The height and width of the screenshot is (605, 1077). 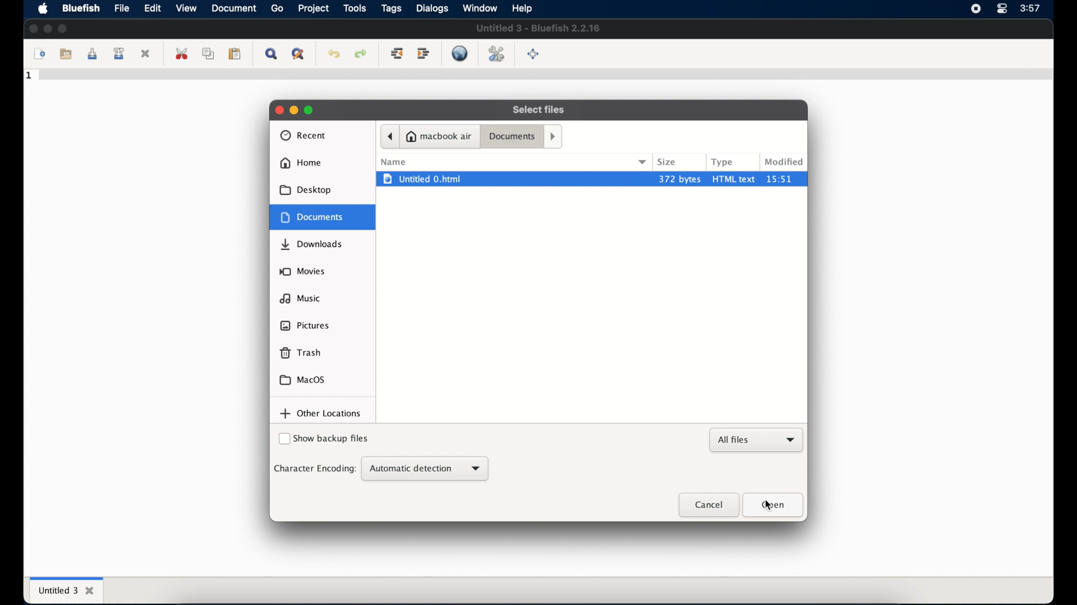 What do you see at coordinates (306, 190) in the screenshot?
I see `desktop` at bounding box center [306, 190].